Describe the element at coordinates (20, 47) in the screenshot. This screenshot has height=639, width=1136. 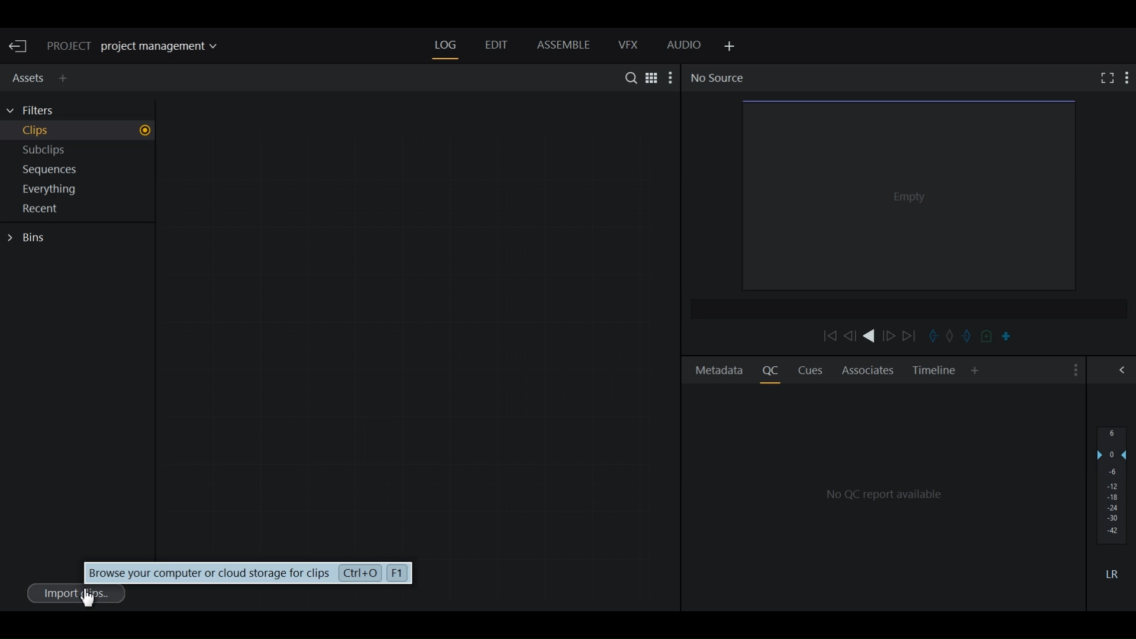
I see `Exit Current Project` at that location.